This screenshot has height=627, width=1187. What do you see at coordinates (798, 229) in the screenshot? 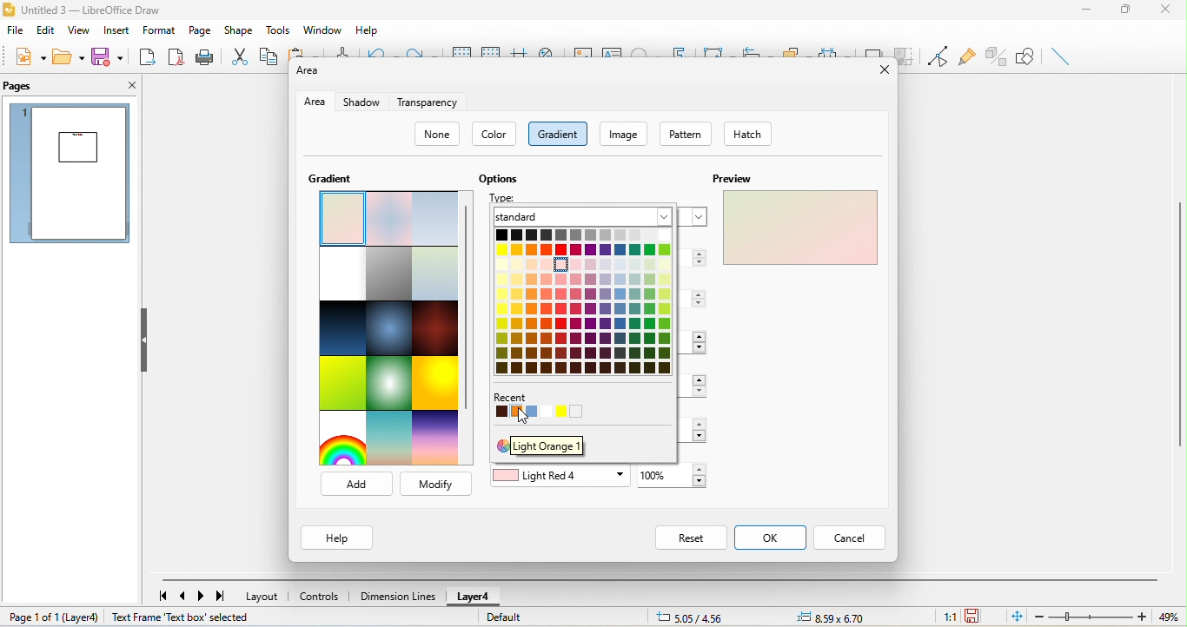
I see `preview` at bounding box center [798, 229].